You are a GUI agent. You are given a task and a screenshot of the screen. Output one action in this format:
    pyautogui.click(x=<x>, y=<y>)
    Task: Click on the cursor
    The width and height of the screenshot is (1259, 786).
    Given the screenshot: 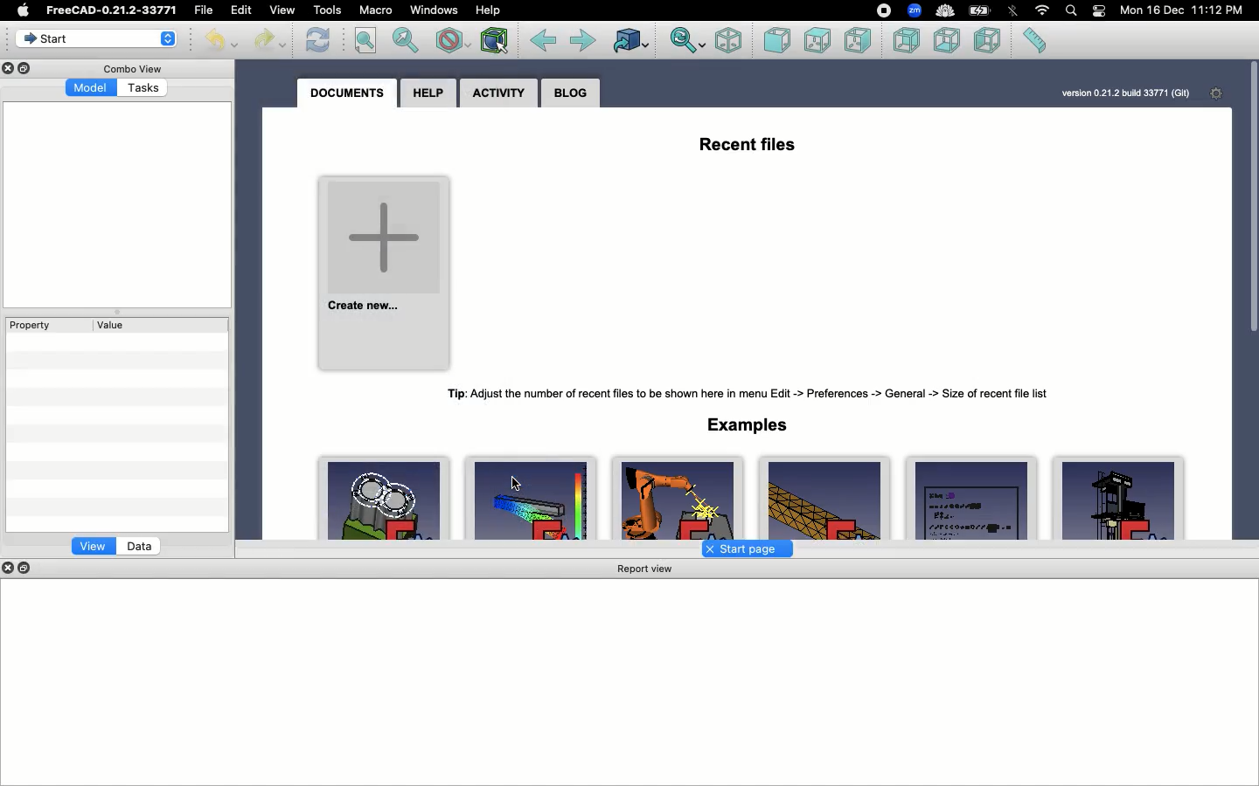 What is the action you would take?
    pyautogui.click(x=518, y=482)
    